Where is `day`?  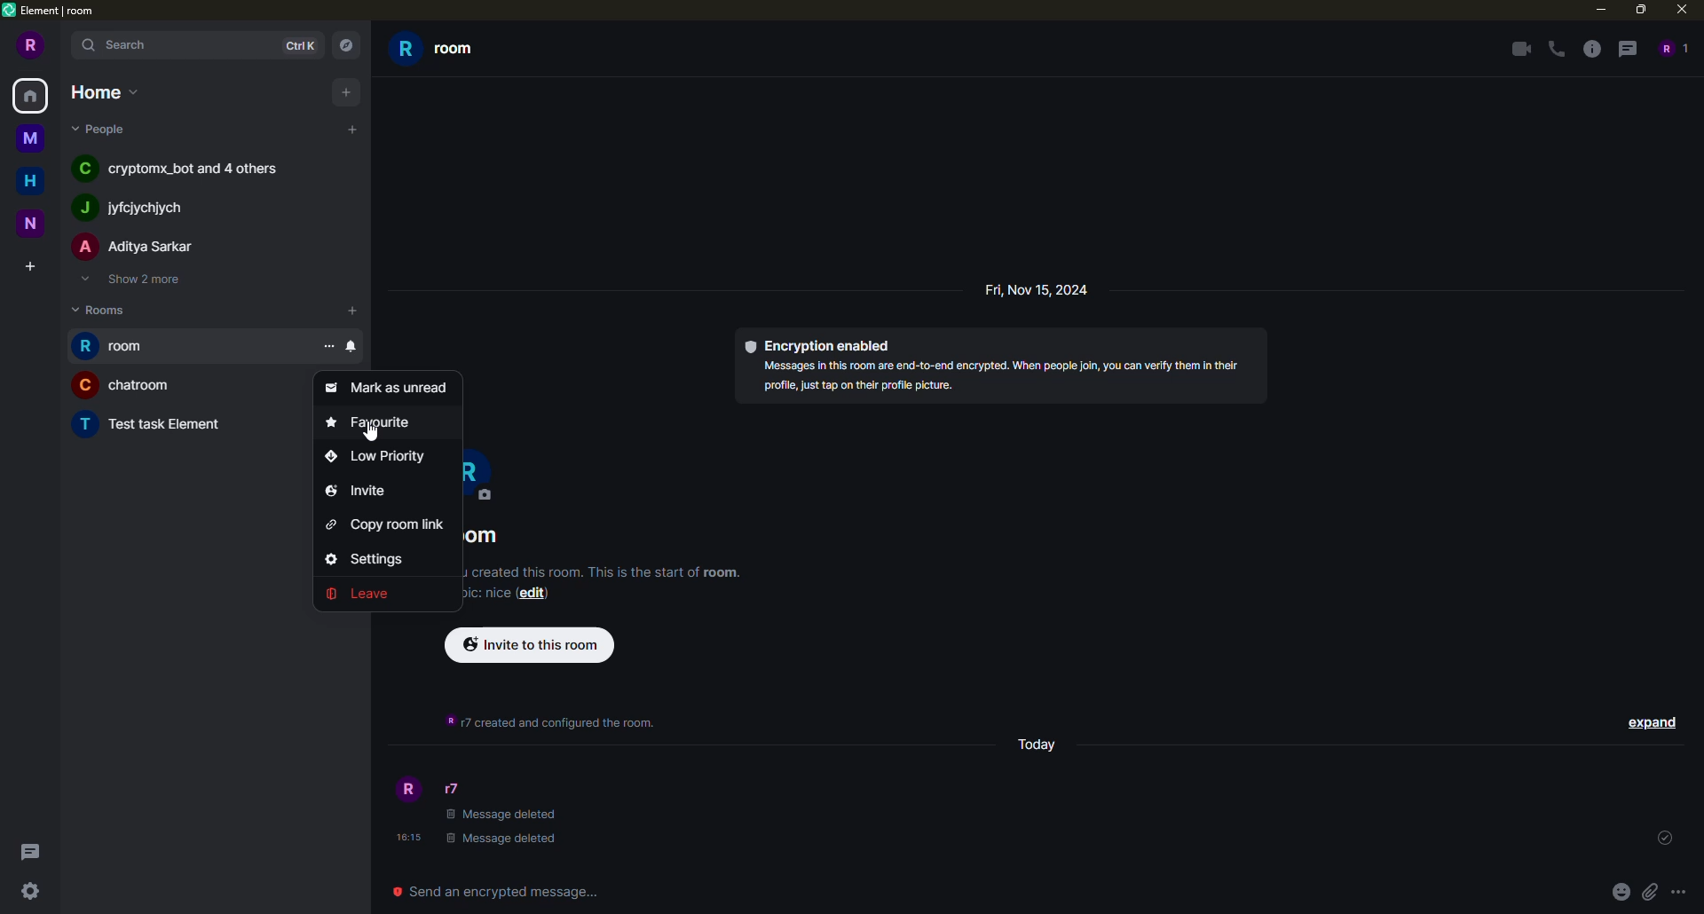 day is located at coordinates (1040, 747).